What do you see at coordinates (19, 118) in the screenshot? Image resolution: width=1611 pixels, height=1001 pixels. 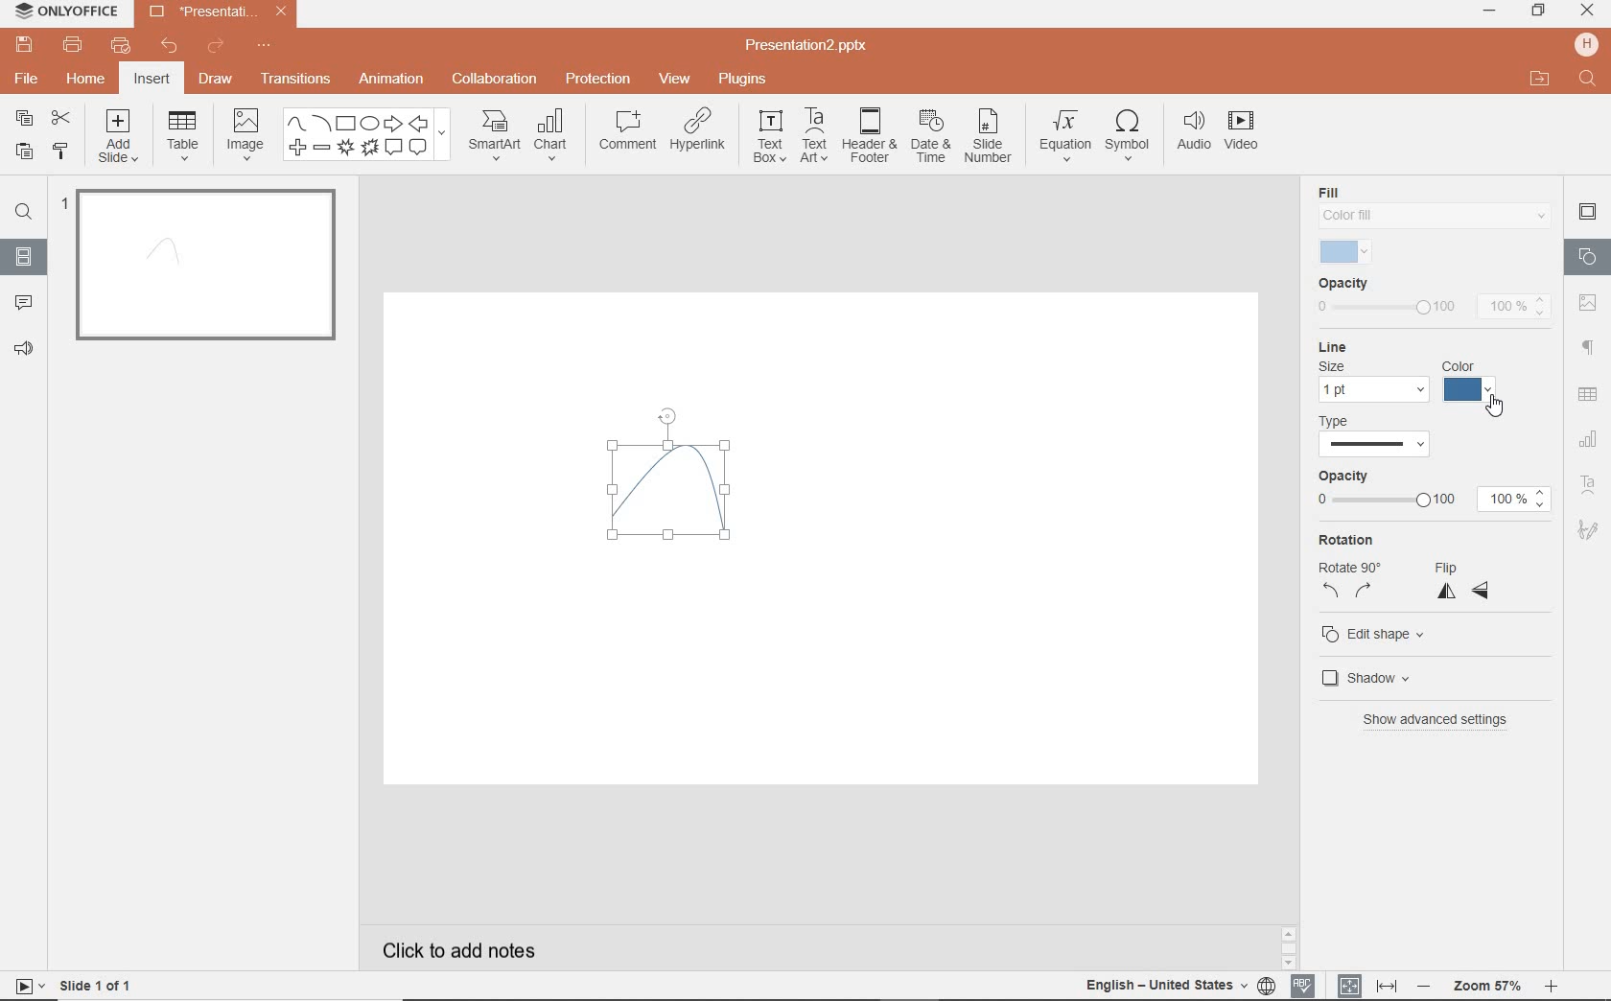 I see `COPY` at bounding box center [19, 118].